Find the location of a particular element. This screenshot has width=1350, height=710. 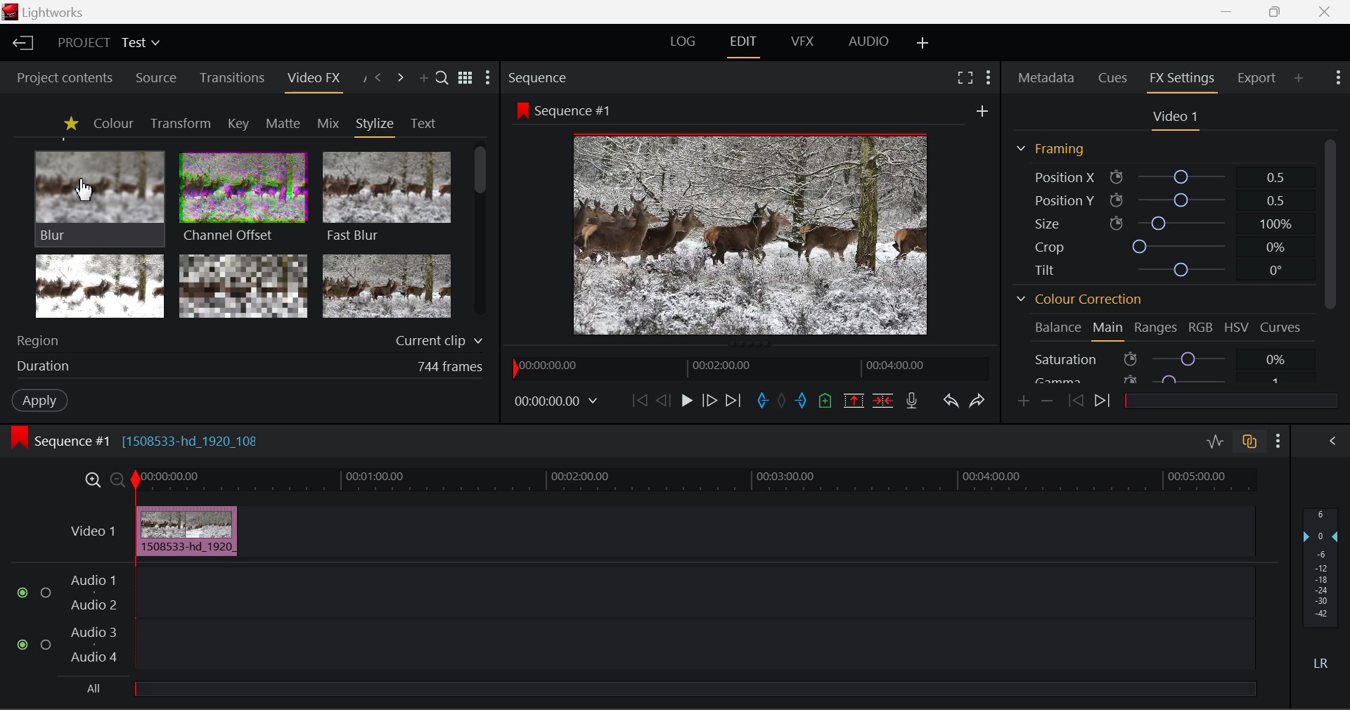

Ranges is located at coordinates (1157, 328).